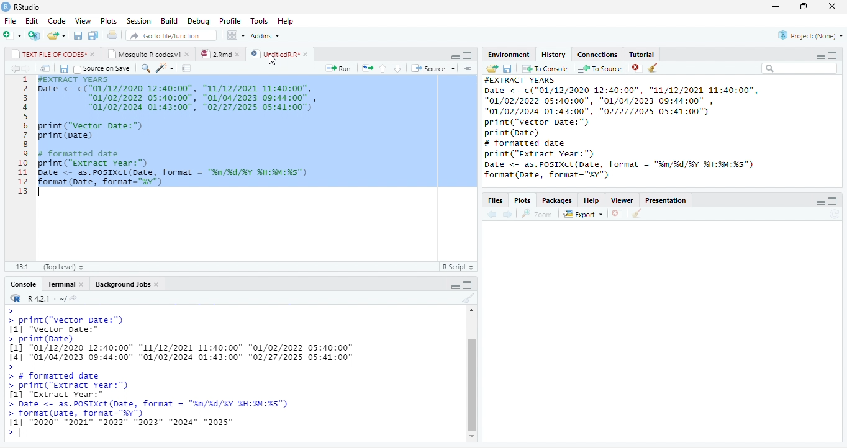 The width and height of the screenshot is (847, 448). Describe the element at coordinates (599, 68) in the screenshot. I see `To source` at that location.